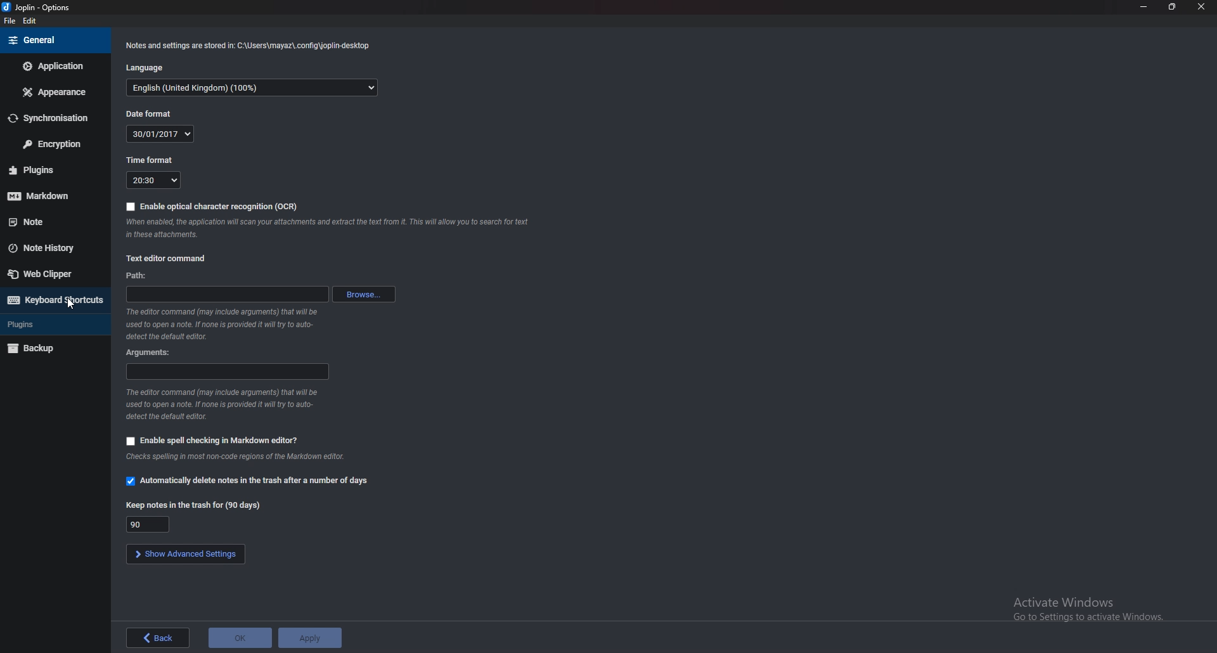 This screenshot has width=1217, height=653. I want to click on Application, so click(53, 66).